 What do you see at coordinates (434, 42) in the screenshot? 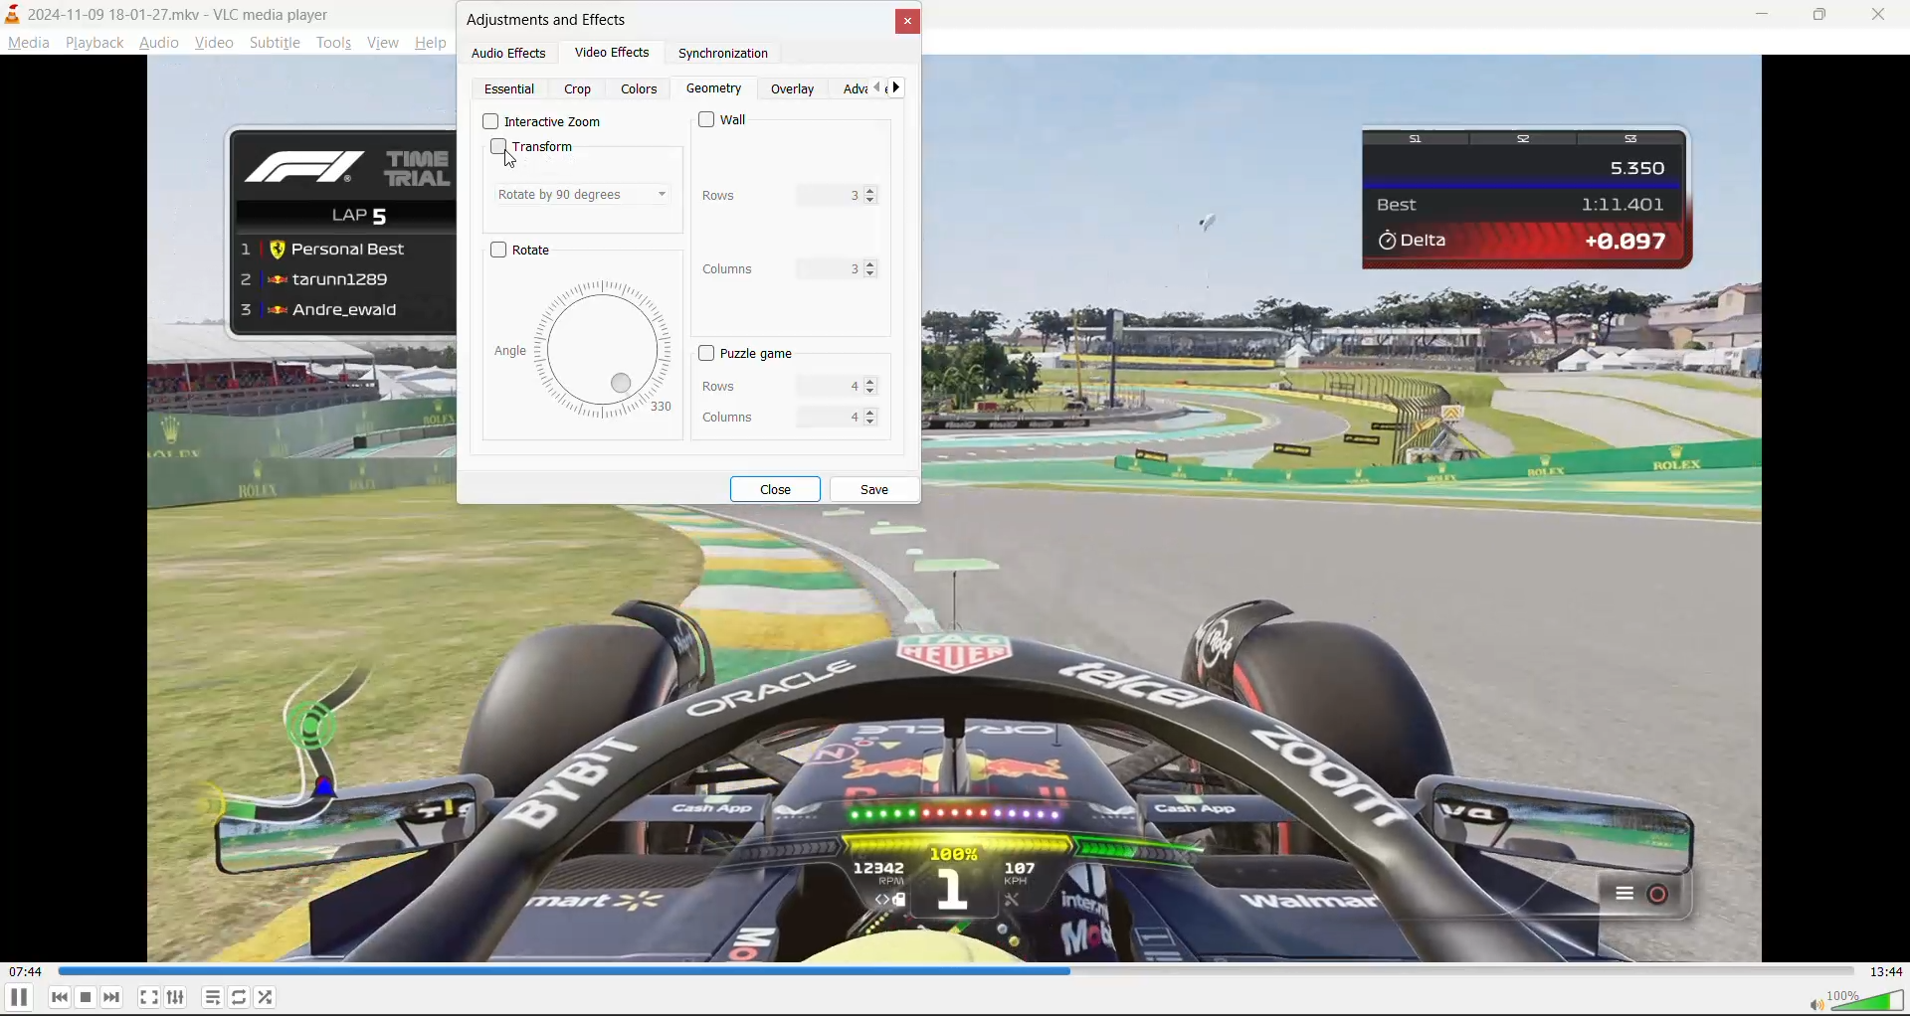
I see `help` at bounding box center [434, 42].